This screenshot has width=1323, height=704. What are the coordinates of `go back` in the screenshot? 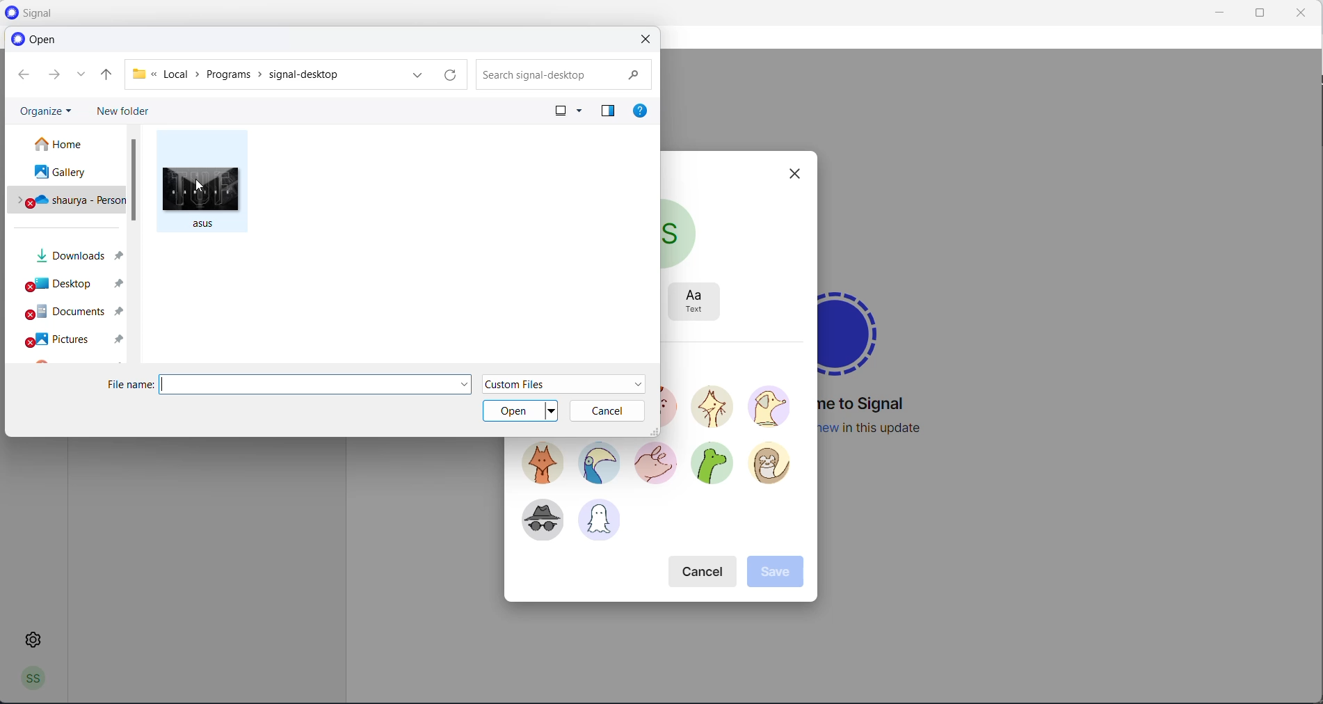 It's located at (24, 77).